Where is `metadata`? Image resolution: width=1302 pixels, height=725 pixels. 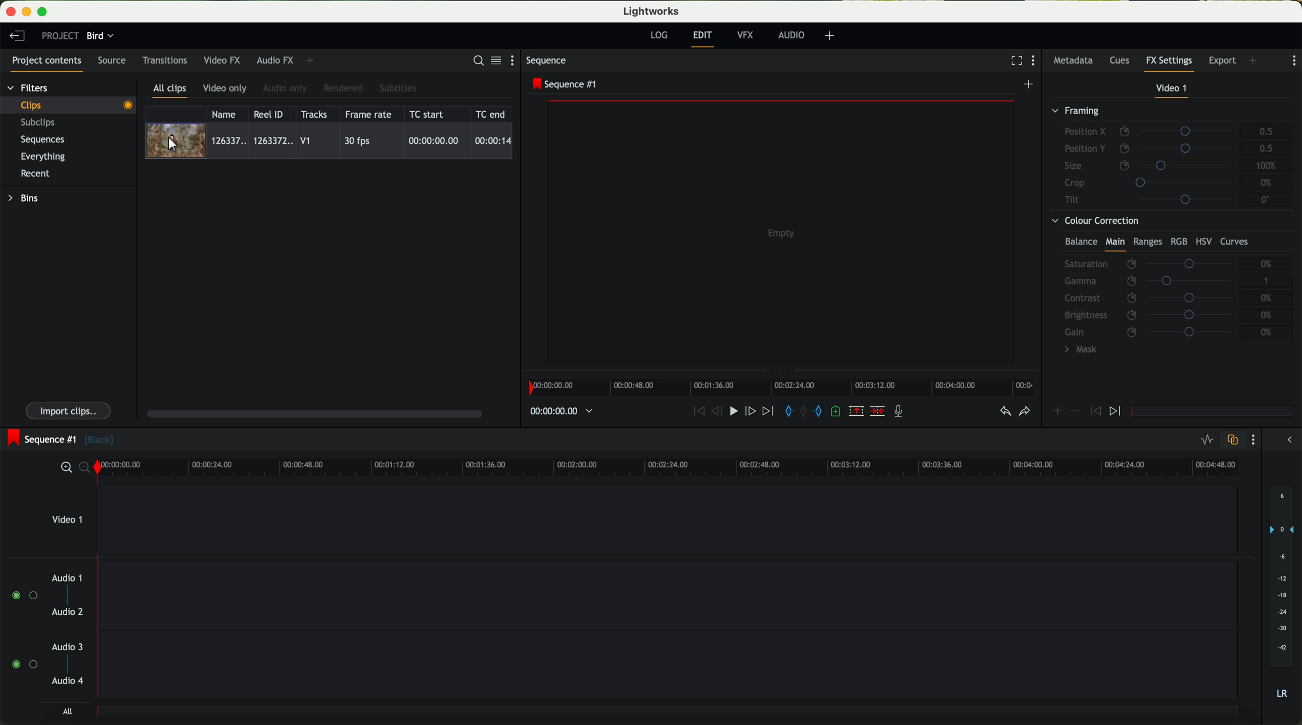 metadata is located at coordinates (1076, 61).